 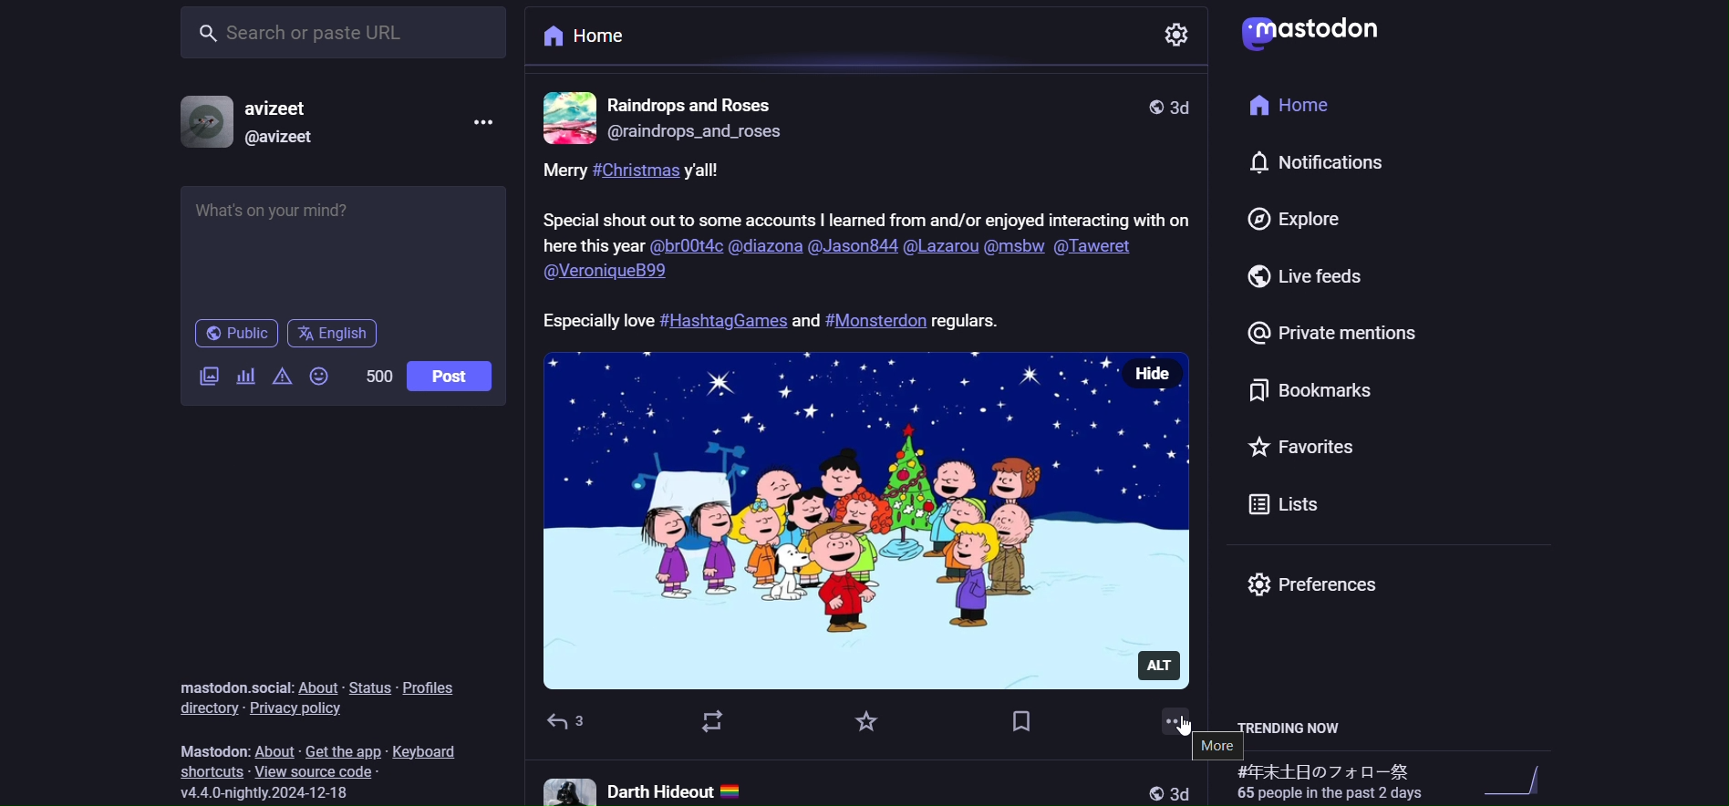 What do you see at coordinates (701, 132) in the screenshot?
I see `id` at bounding box center [701, 132].